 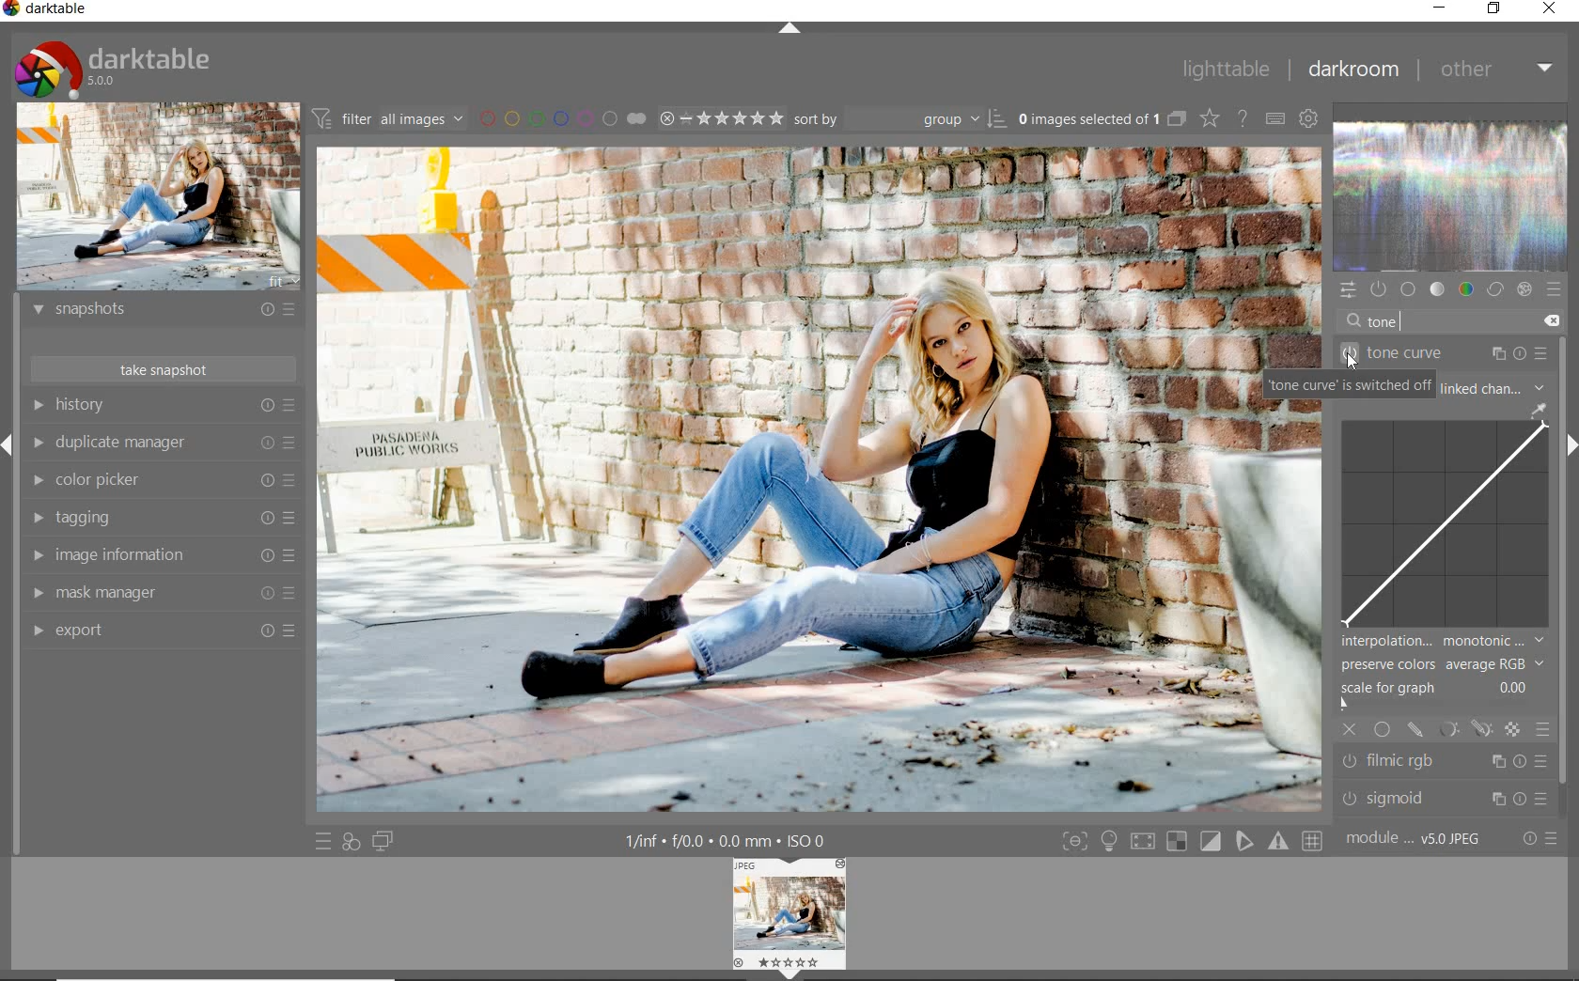 I want to click on cursor, so click(x=1351, y=363).